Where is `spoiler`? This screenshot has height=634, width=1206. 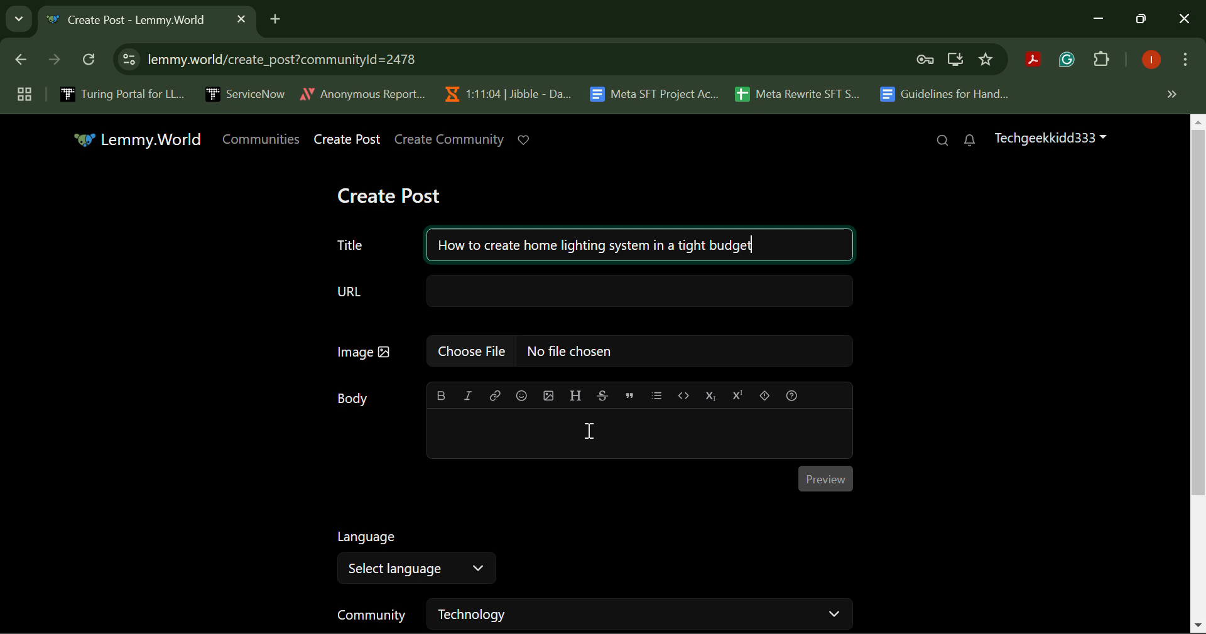 spoiler is located at coordinates (765, 395).